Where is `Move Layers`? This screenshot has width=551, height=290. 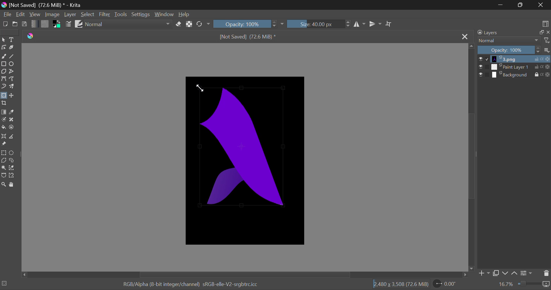 Move Layers is located at coordinates (12, 96).